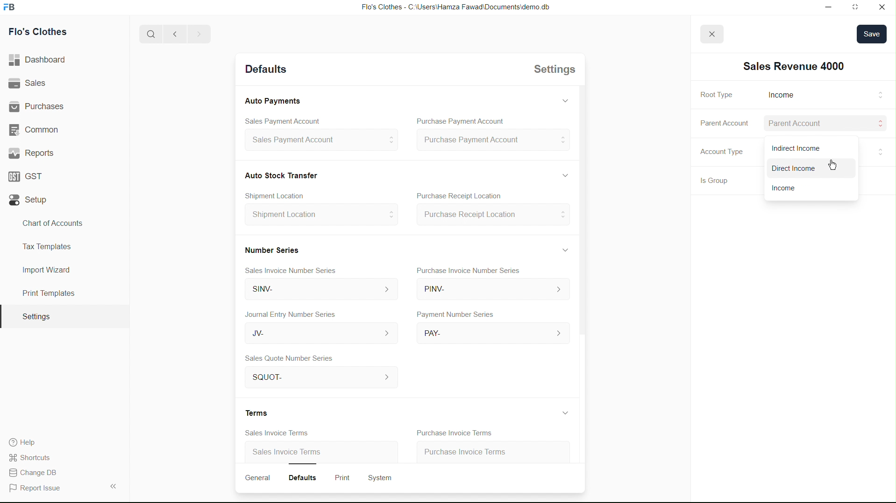  Describe the element at coordinates (272, 433) in the screenshot. I see `Sales Invoice Terms` at that location.